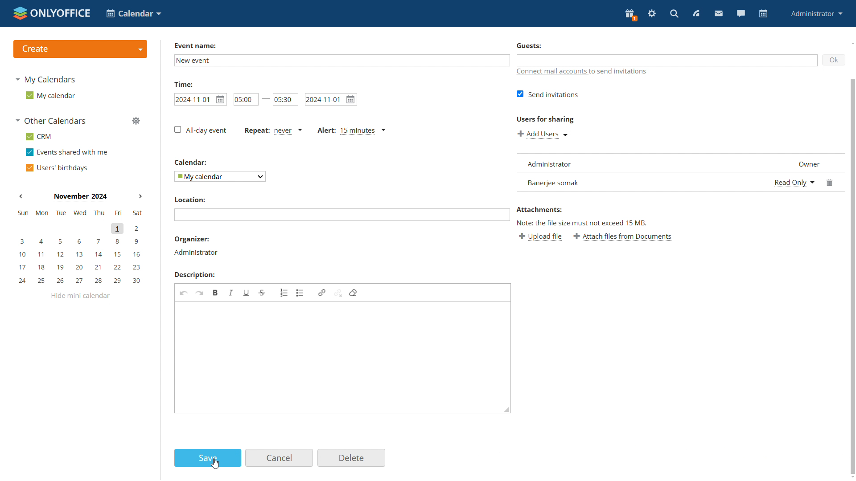  I want to click on bold, so click(215, 292).